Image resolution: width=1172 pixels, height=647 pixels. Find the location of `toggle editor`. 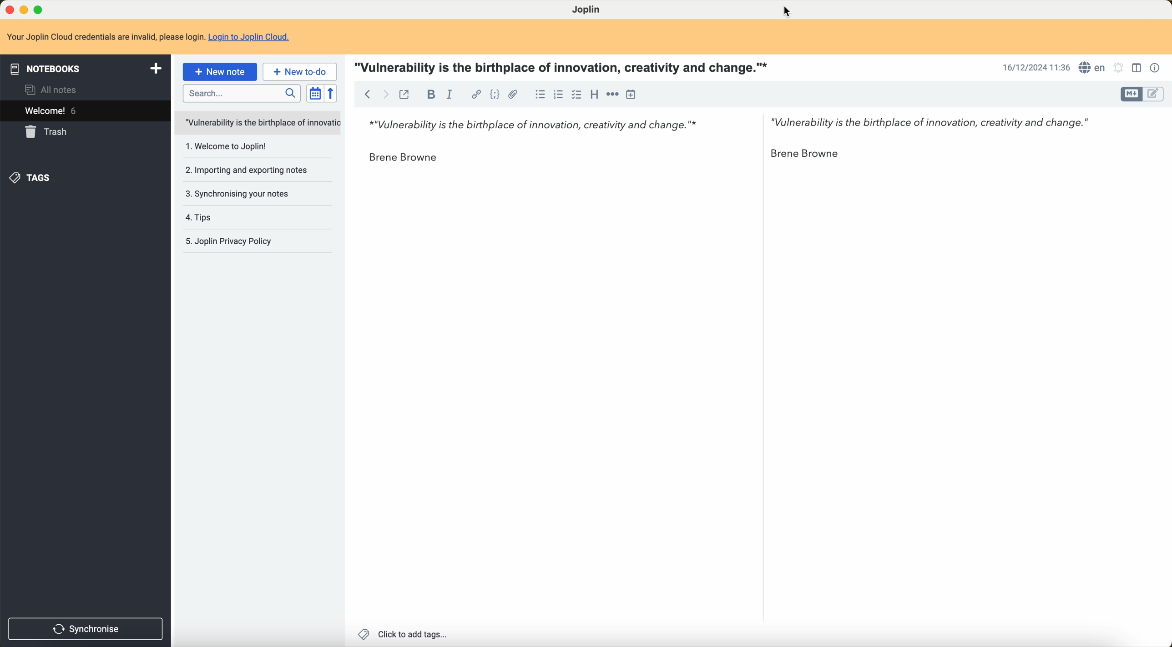

toggle editor is located at coordinates (1131, 94).